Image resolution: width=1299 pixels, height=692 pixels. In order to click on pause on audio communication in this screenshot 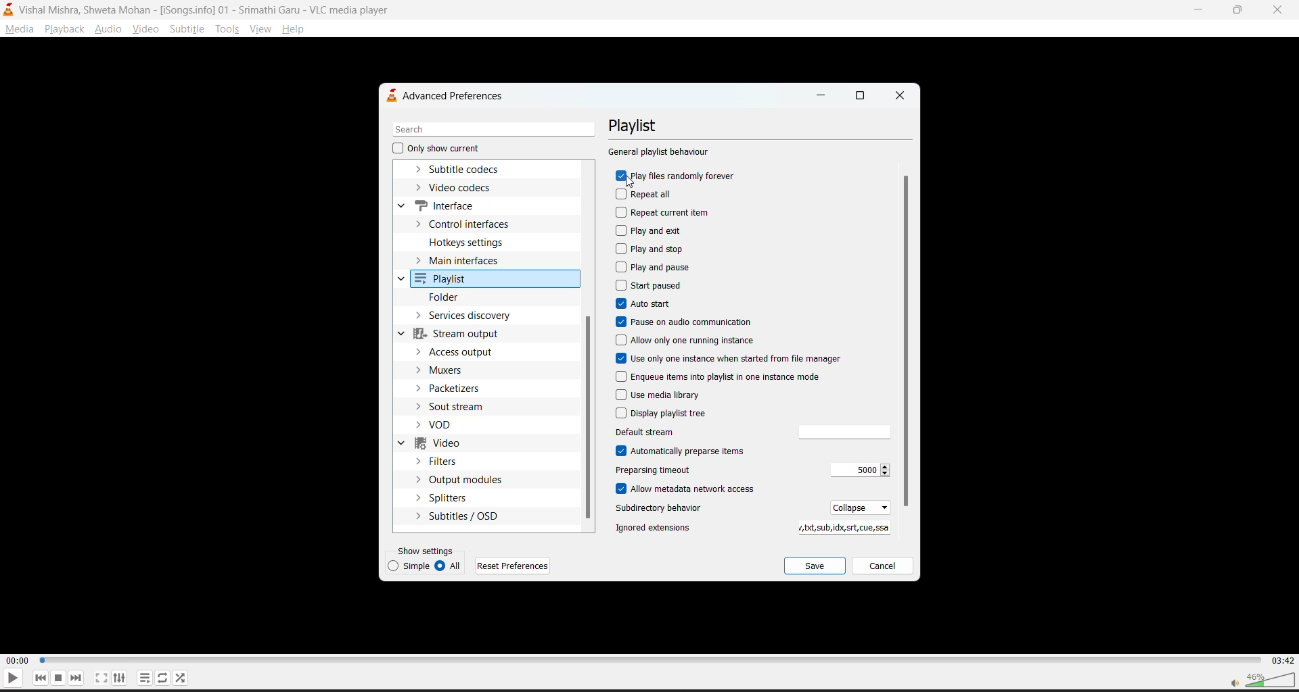, I will do `click(682, 324)`.